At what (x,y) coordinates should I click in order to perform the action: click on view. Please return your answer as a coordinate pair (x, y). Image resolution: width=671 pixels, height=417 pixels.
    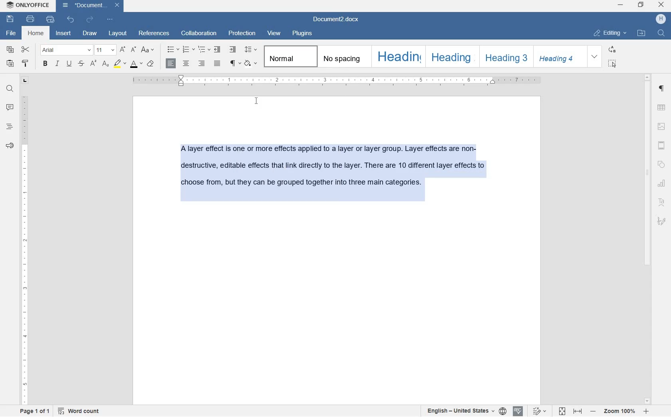
    Looking at the image, I should click on (274, 34).